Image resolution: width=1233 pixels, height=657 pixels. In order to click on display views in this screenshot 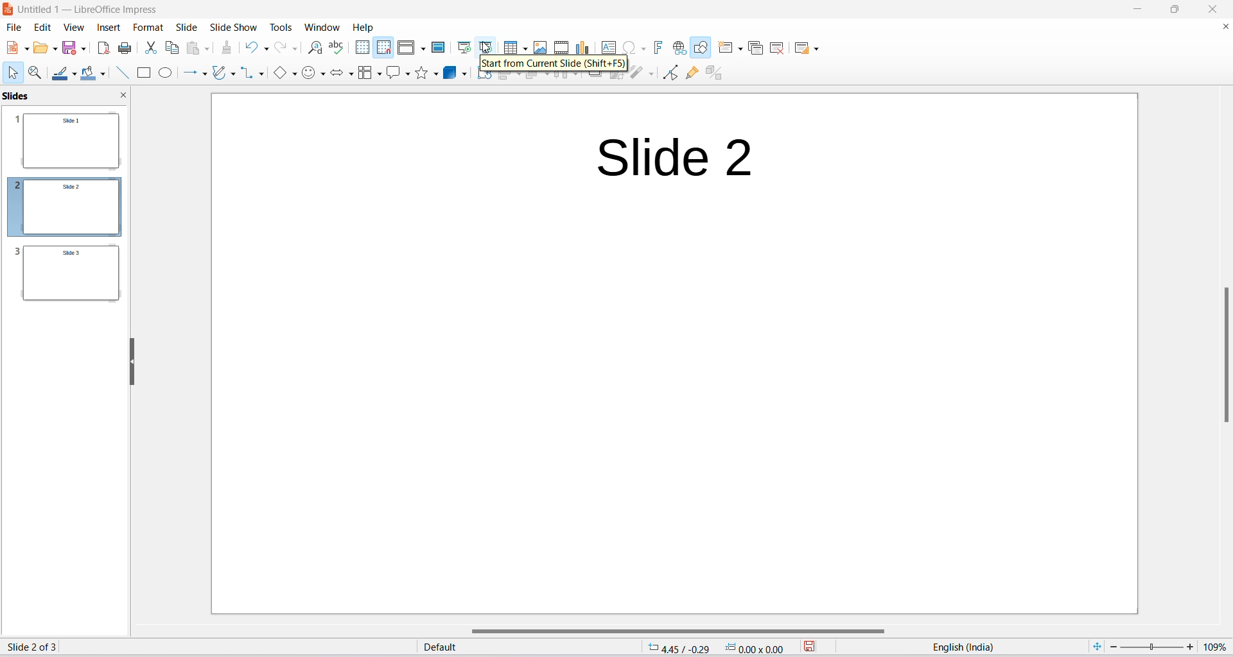, I will do `click(406, 47)`.